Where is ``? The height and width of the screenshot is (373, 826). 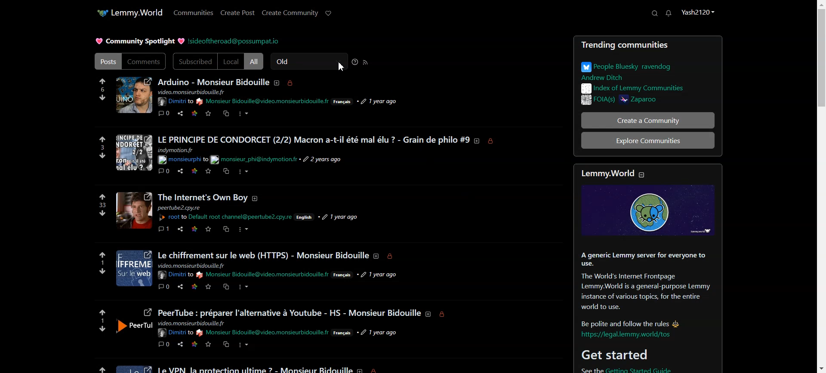
 is located at coordinates (226, 217).